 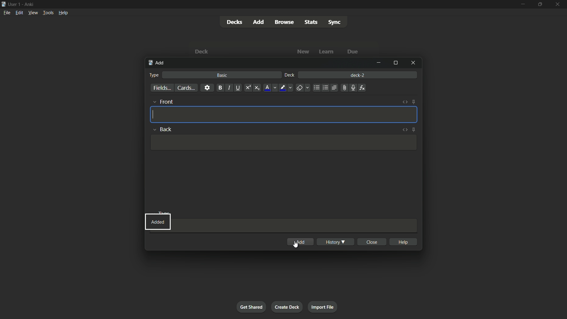 What do you see at coordinates (258, 22) in the screenshot?
I see `add` at bounding box center [258, 22].